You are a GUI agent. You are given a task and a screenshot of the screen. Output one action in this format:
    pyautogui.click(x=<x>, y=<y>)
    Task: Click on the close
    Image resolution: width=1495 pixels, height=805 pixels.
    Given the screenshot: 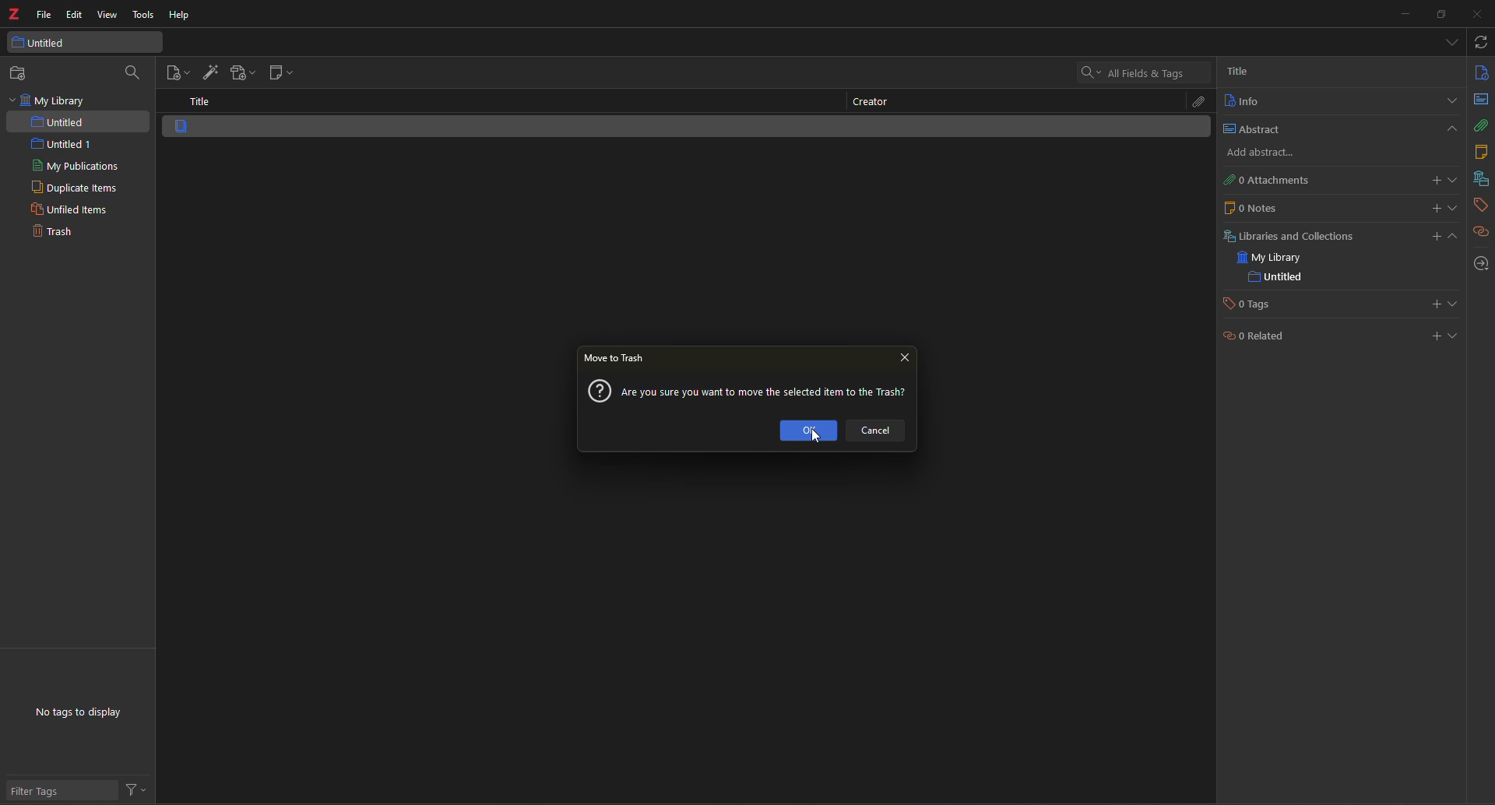 What is the action you would take?
    pyautogui.click(x=1450, y=128)
    